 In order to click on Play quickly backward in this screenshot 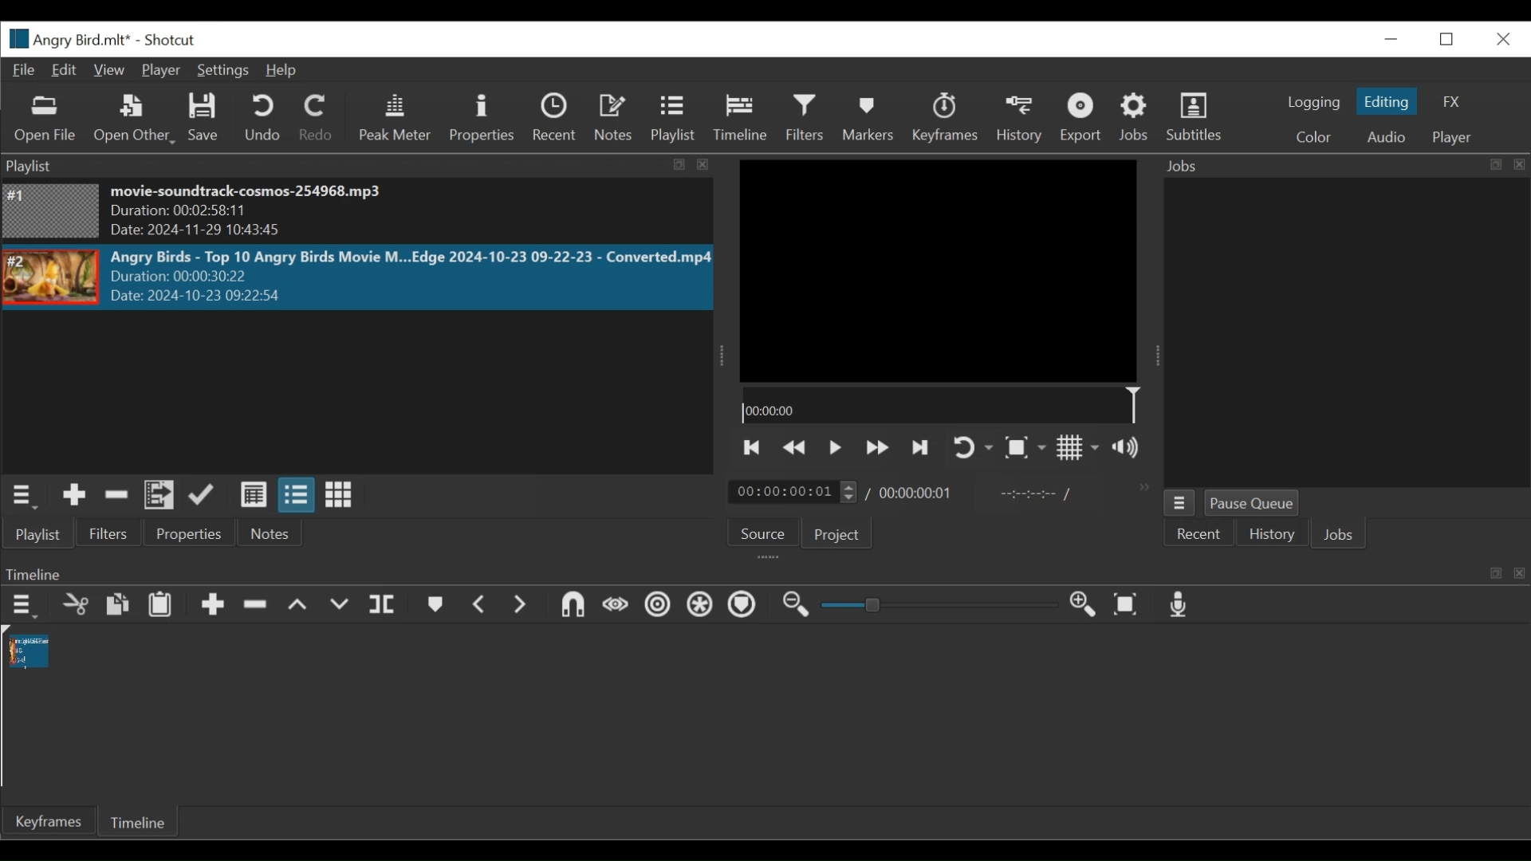, I will do `click(797, 448)`.